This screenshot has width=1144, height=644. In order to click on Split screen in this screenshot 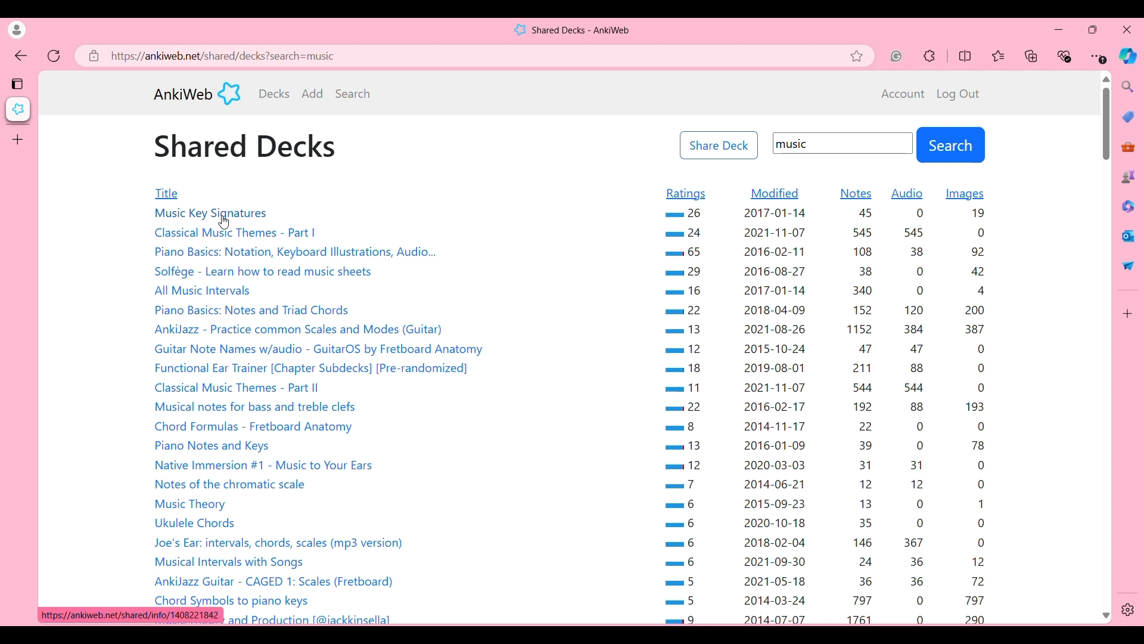, I will do `click(965, 55)`.